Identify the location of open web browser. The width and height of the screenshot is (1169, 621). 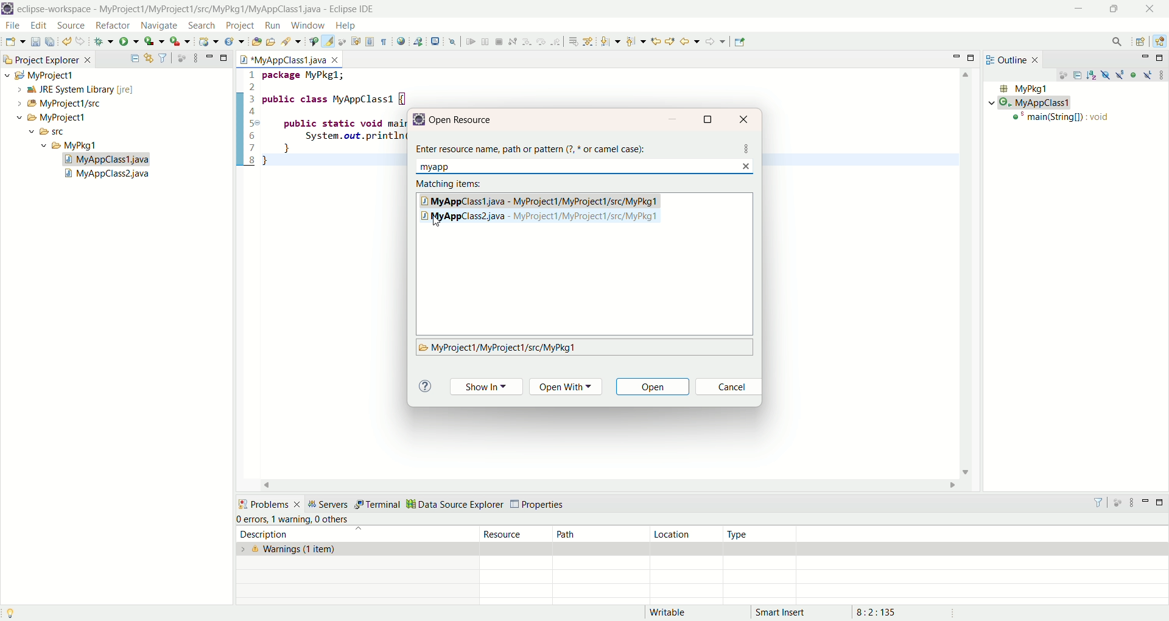
(401, 41).